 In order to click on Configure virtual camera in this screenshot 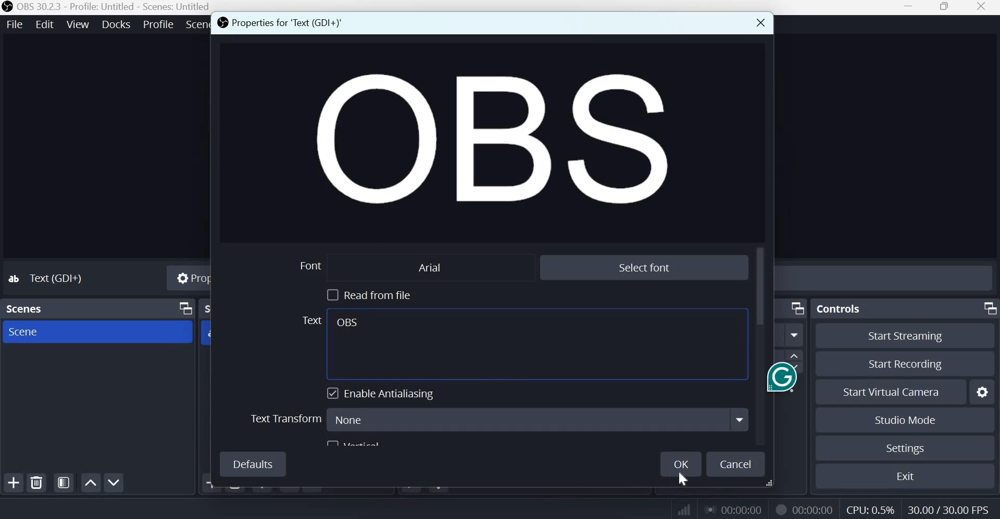, I will do `click(982, 392)`.